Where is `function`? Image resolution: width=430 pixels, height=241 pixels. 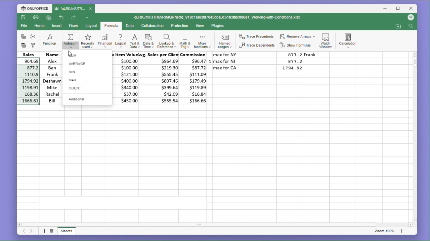 function is located at coordinates (50, 40).